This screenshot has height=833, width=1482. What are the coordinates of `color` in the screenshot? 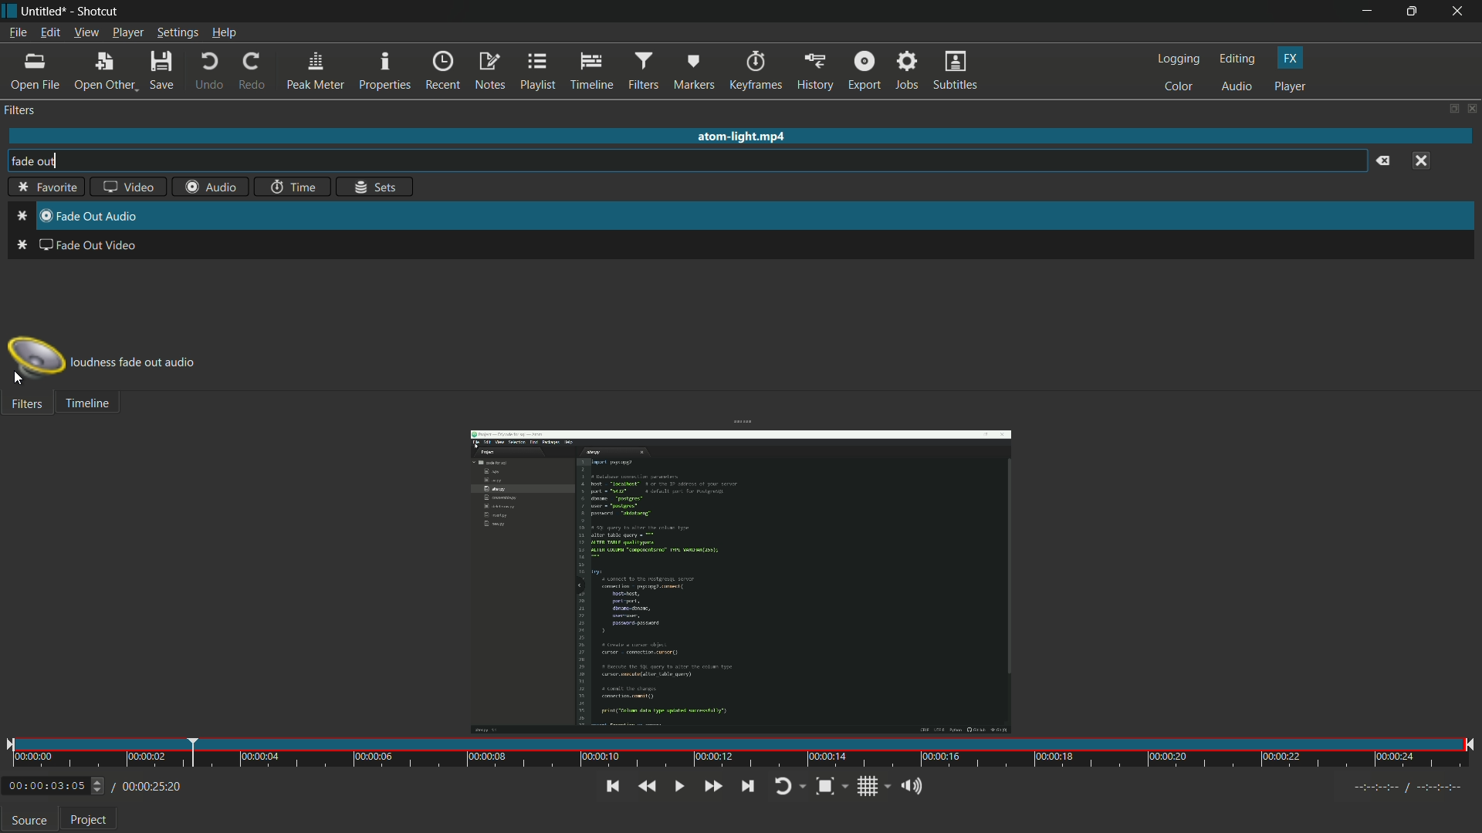 It's located at (1178, 86).